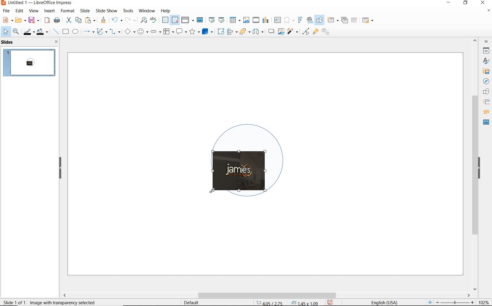 This screenshot has height=306, width=492. Describe the element at coordinates (143, 31) in the screenshot. I see `symbol shapes` at that location.